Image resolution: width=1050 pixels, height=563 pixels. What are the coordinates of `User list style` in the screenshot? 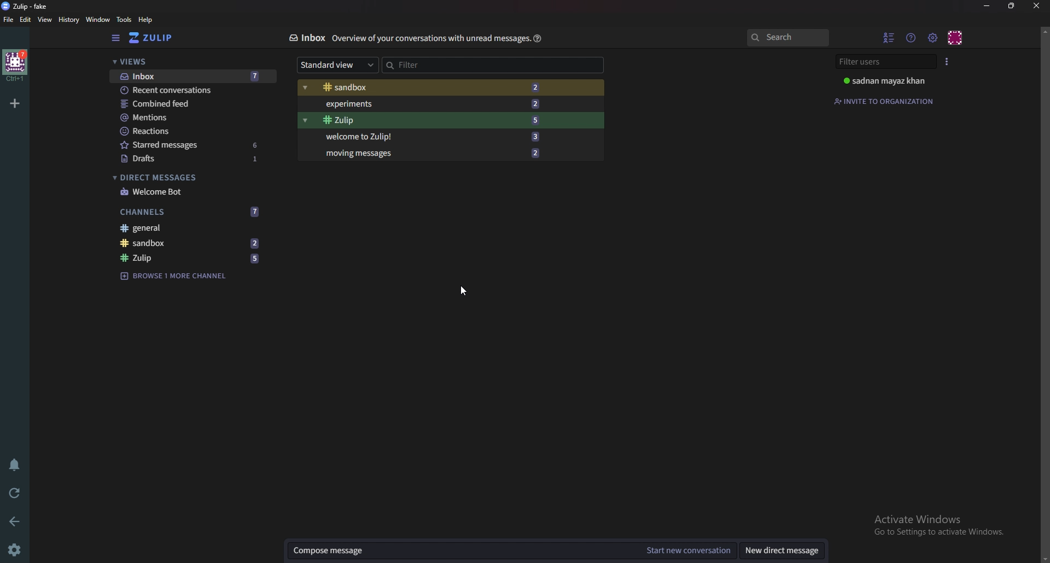 It's located at (948, 61).